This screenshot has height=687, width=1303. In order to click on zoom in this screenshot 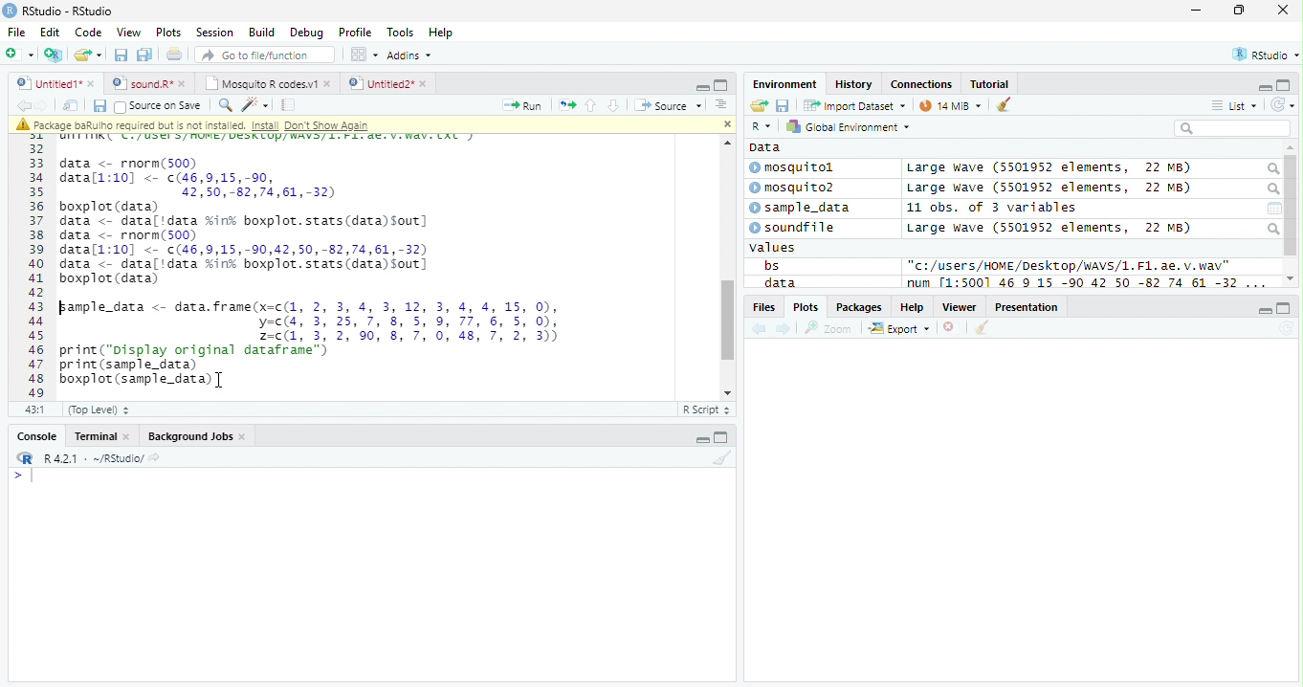, I will do `click(828, 327)`.